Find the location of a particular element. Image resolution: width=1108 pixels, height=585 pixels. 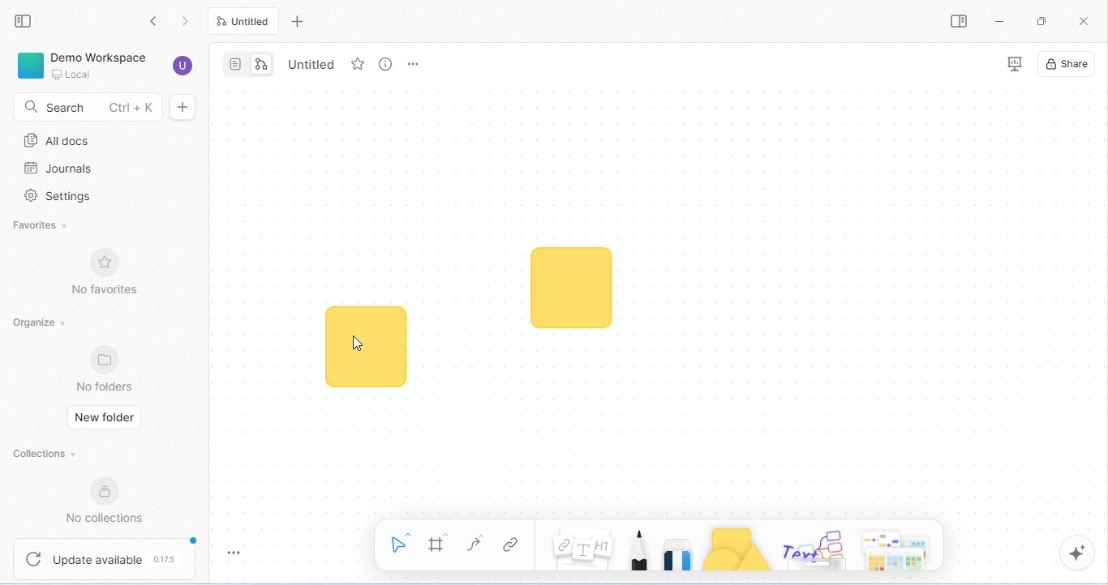

minimize is located at coordinates (999, 20).